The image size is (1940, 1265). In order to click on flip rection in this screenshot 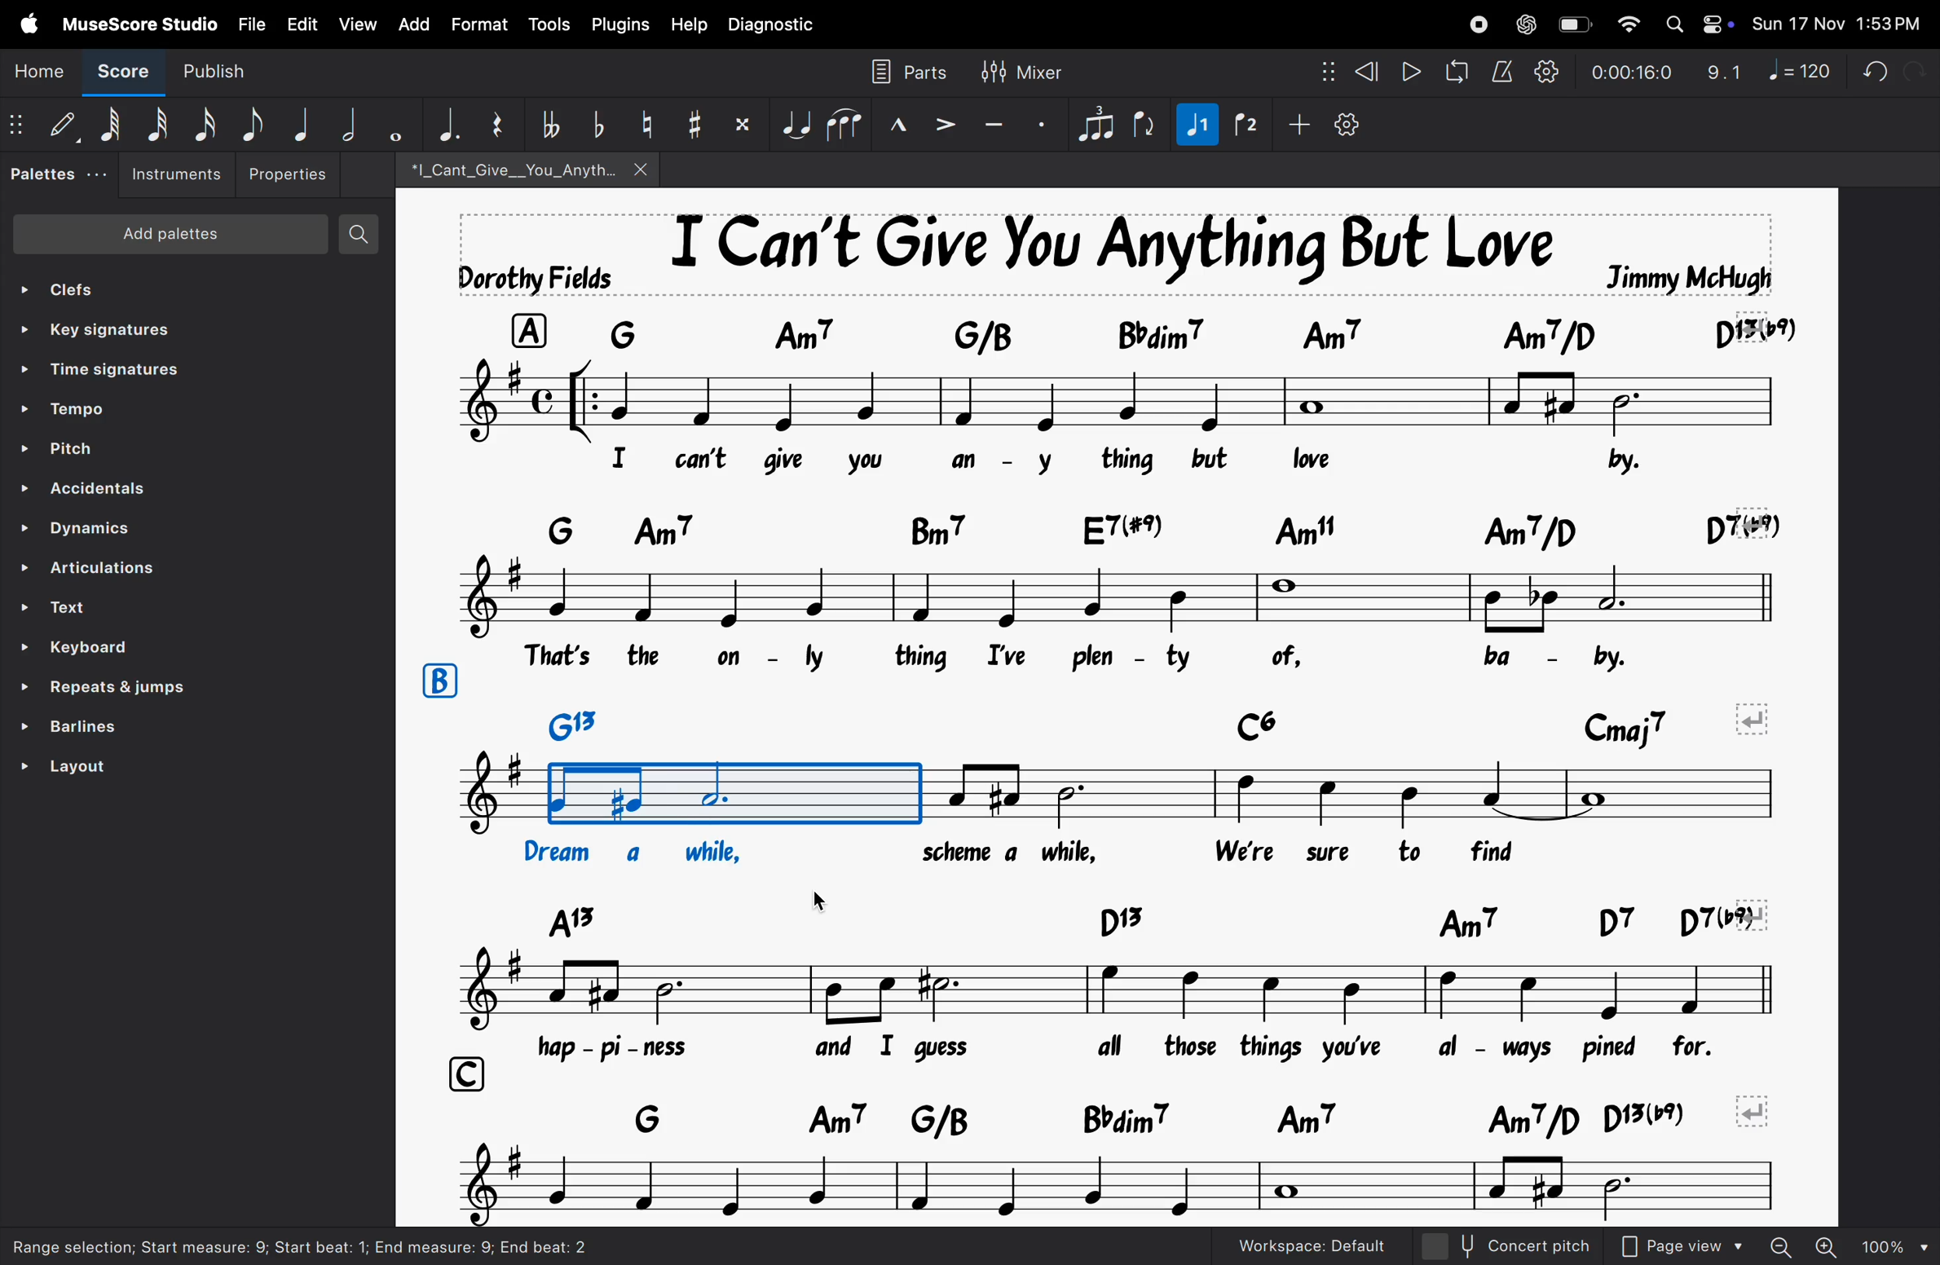, I will do `click(1144, 126)`.